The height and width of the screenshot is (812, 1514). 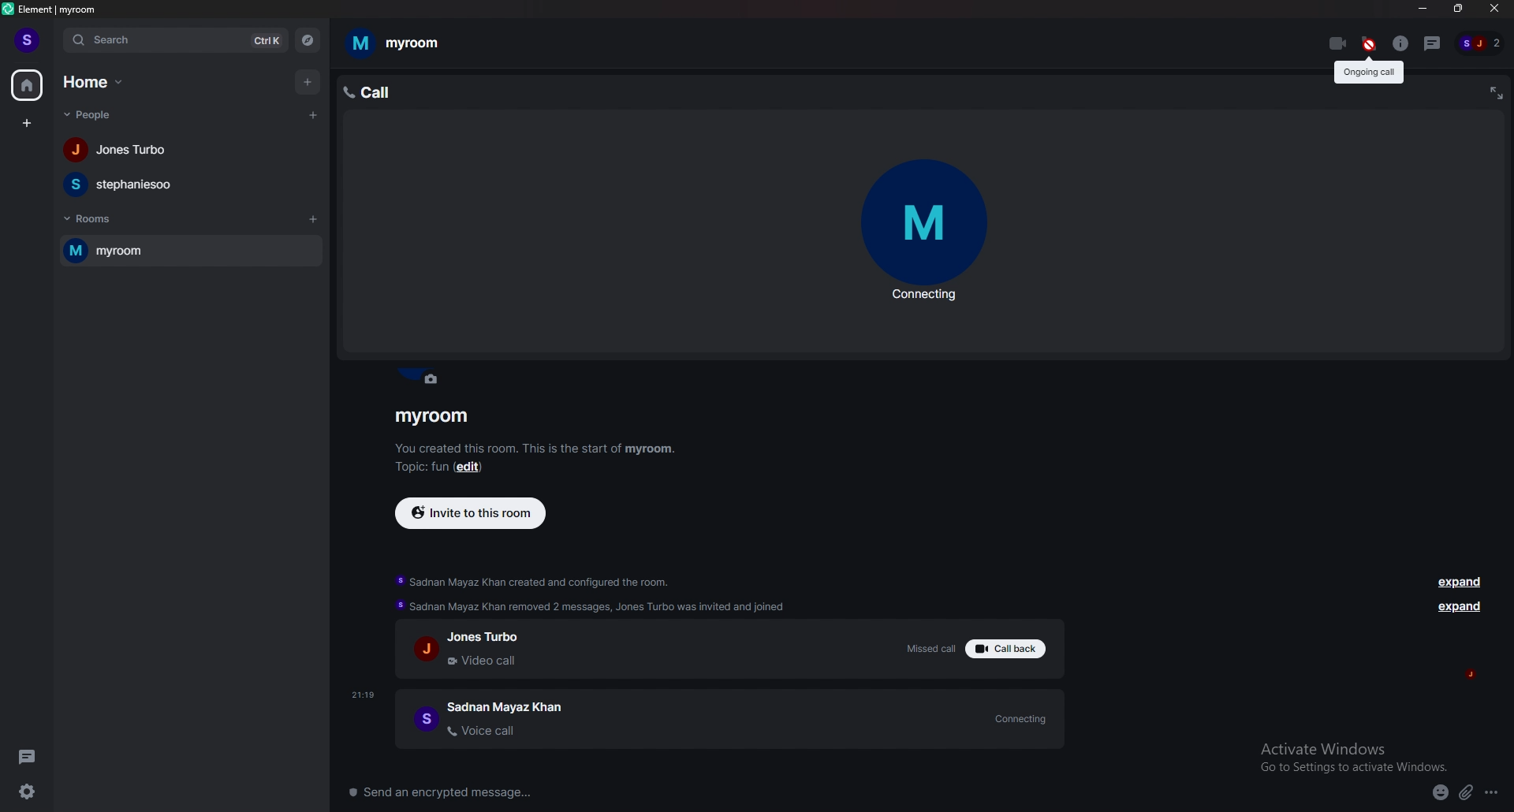 I want to click on myroom, so click(x=428, y=419).